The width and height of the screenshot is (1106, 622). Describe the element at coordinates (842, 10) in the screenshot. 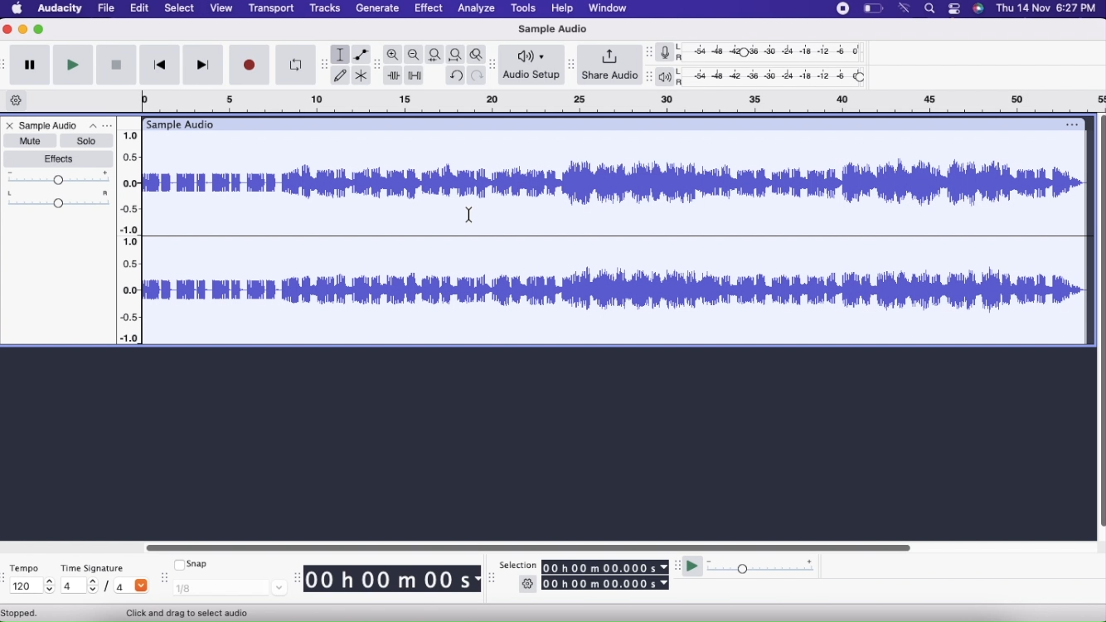

I see `Record` at that location.